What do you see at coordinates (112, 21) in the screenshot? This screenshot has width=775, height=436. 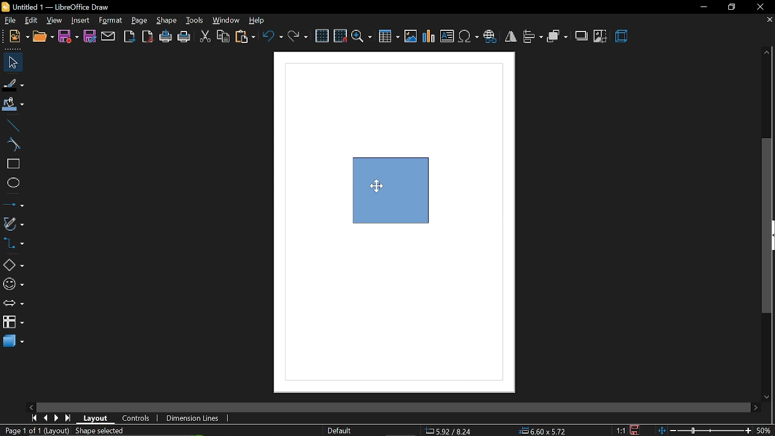 I see `Format` at bounding box center [112, 21].